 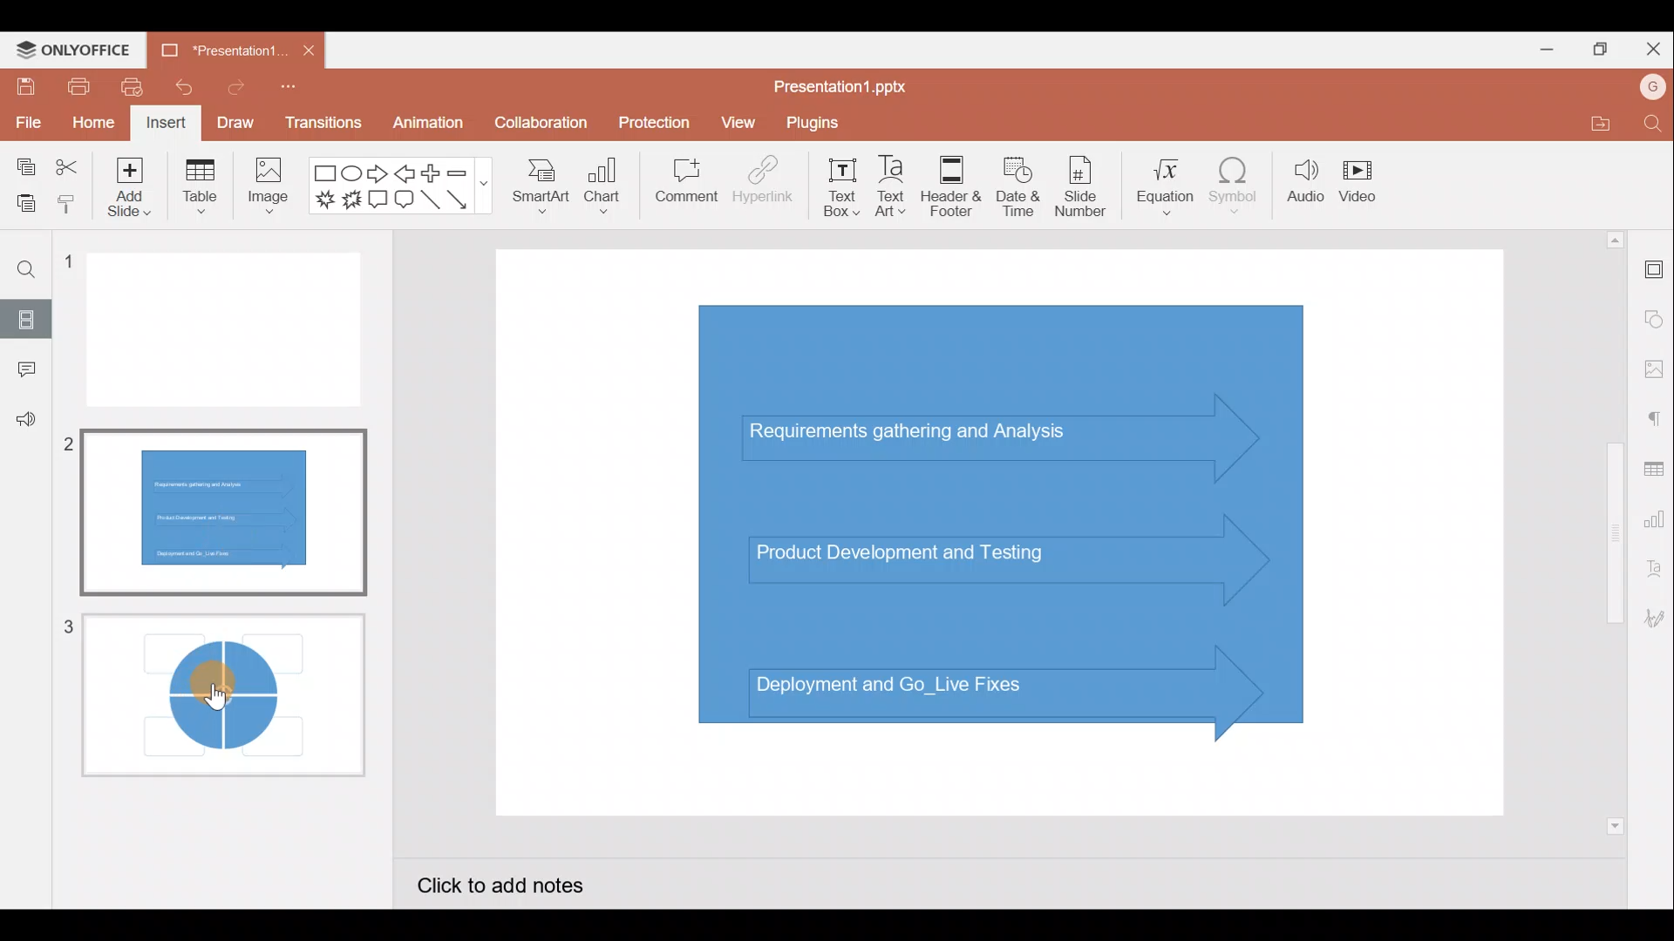 I want to click on Close, so click(x=1655, y=46).